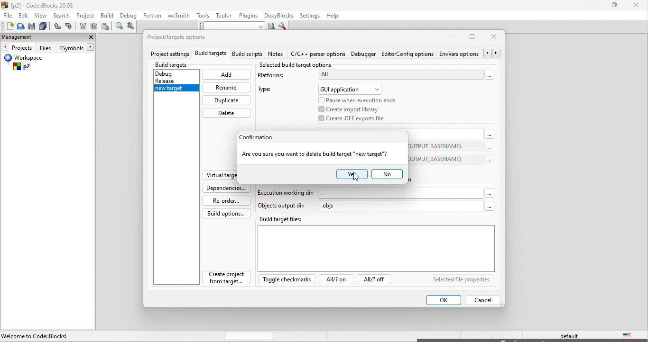  I want to click on maximize, so click(473, 36).